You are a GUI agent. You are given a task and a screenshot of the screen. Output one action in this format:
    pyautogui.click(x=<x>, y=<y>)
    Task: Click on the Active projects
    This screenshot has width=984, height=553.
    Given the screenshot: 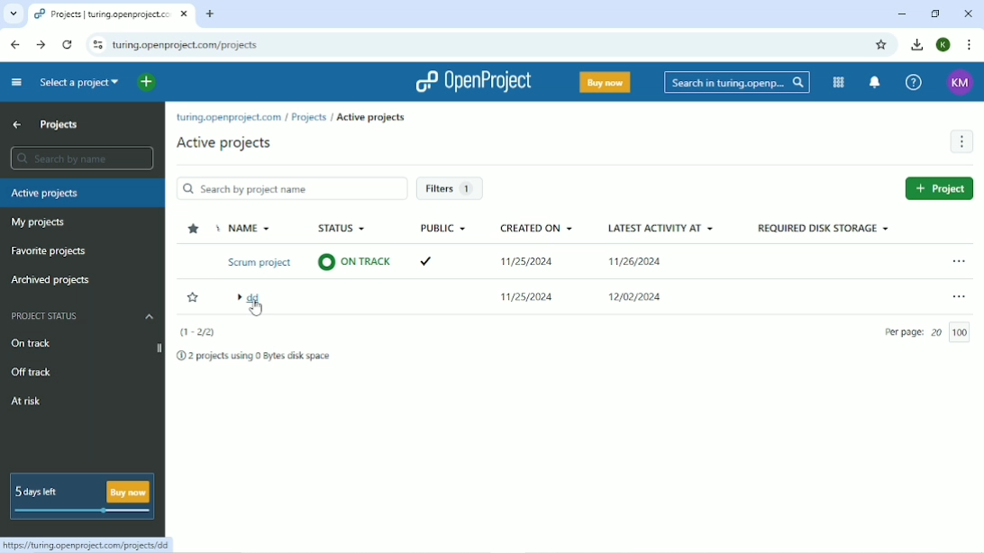 What is the action you would take?
    pyautogui.click(x=371, y=117)
    